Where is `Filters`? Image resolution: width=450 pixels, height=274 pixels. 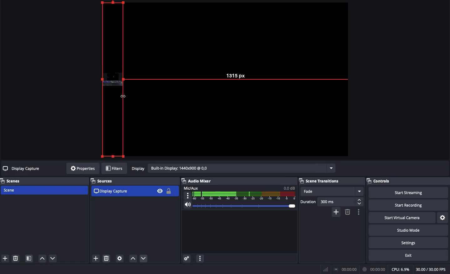 Filters is located at coordinates (115, 169).